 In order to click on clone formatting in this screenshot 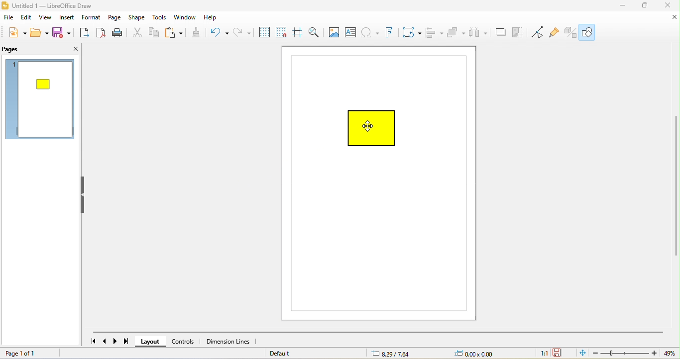, I will do `click(196, 34)`.